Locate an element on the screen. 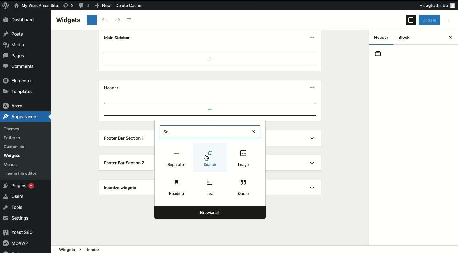 This screenshot has height=253, width=458. Patterns is located at coordinates (14, 138).